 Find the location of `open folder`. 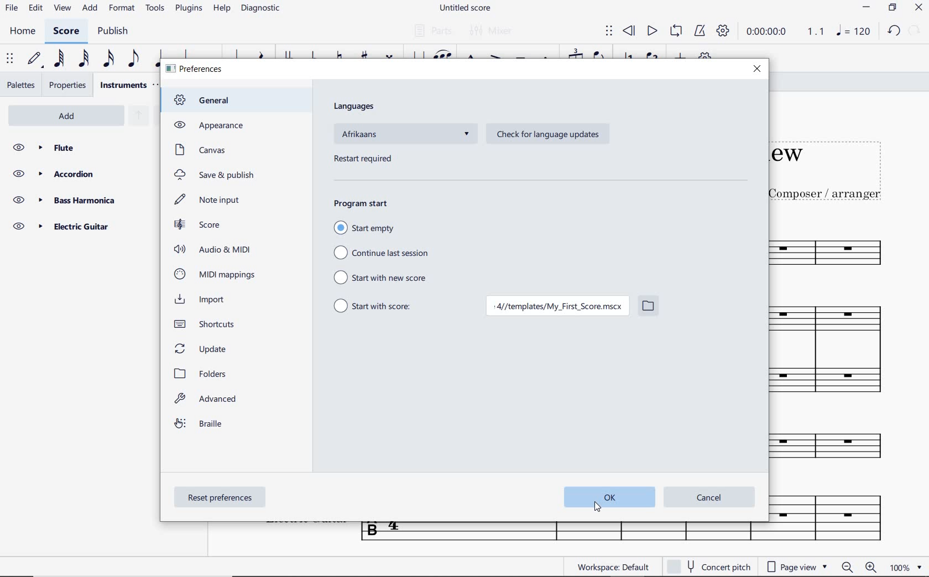

open folder is located at coordinates (648, 307).